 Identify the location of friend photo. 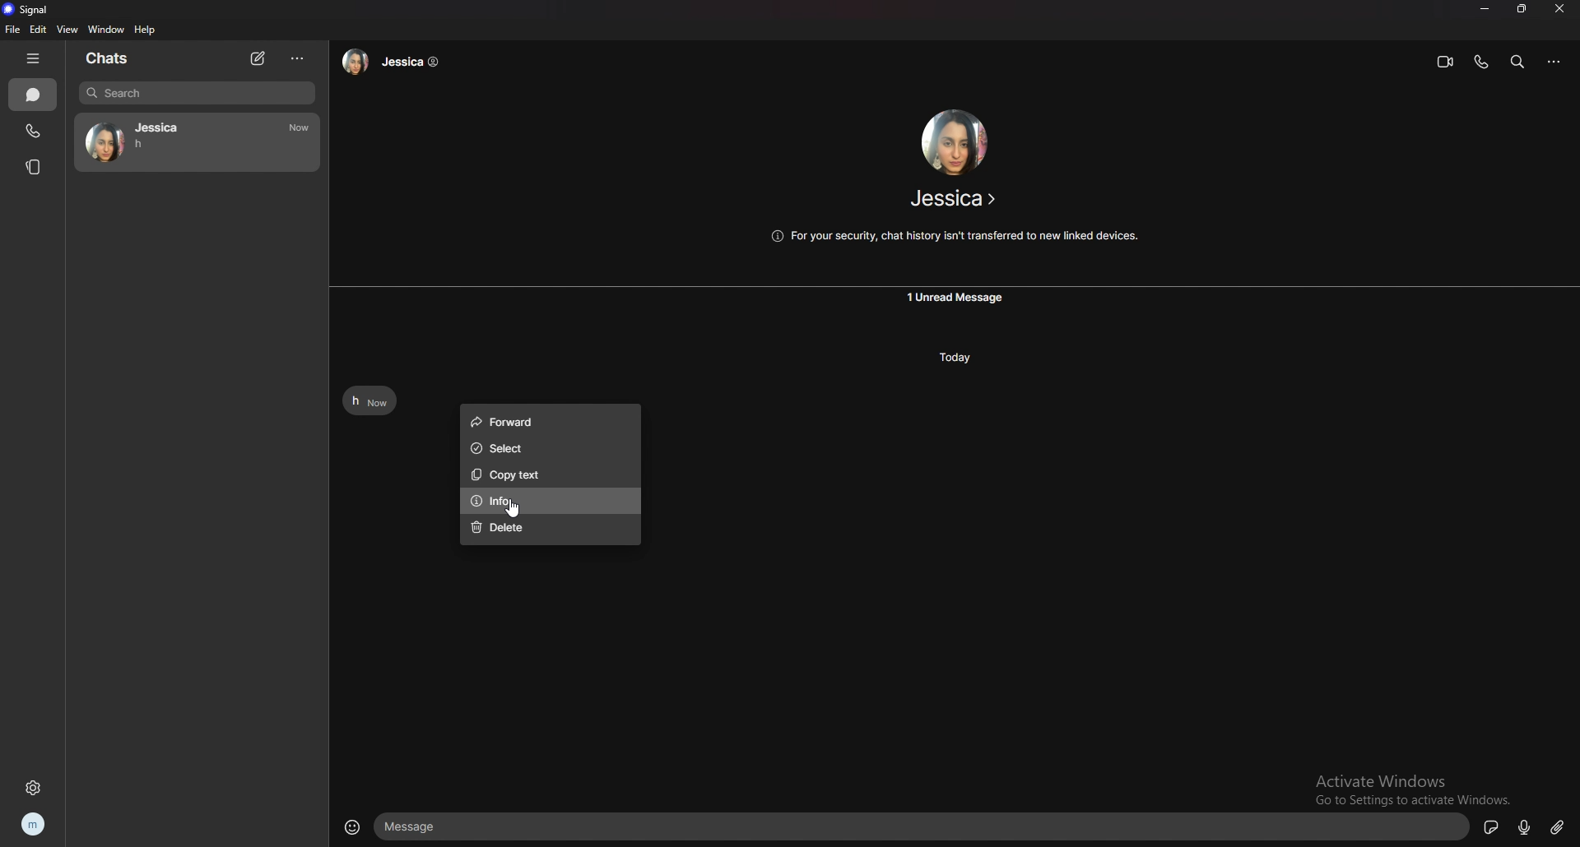
(957, 139).